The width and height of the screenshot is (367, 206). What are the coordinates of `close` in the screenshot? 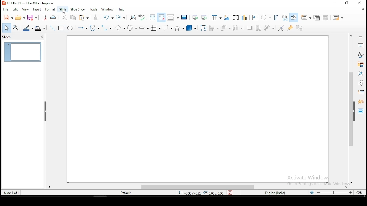 It's located at (362, 9).